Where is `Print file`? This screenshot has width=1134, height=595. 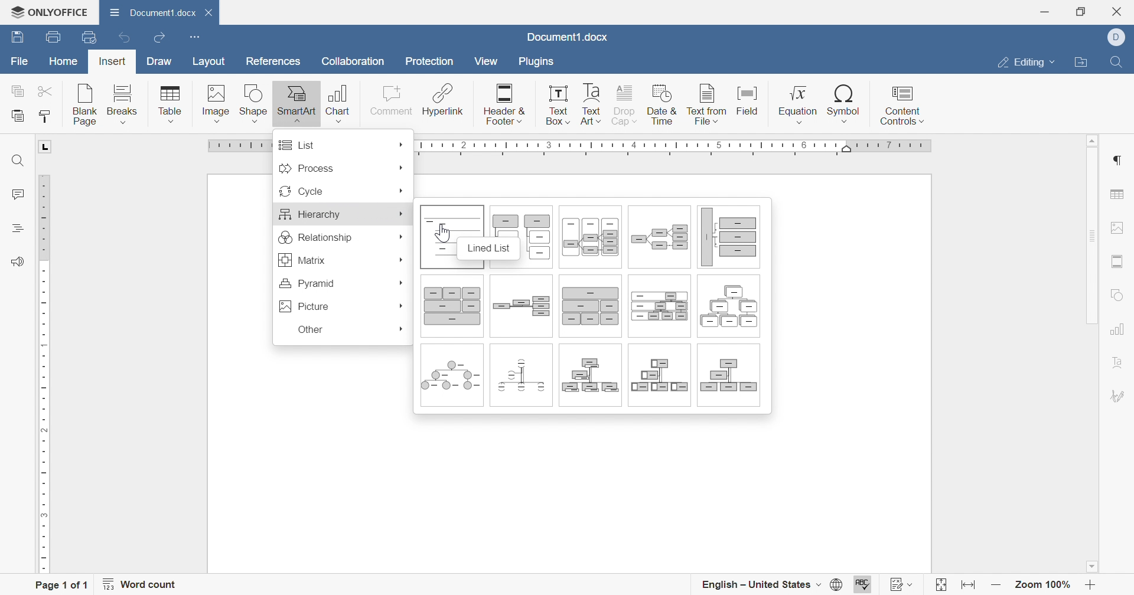 Print file is located at coordinates (50, 37).